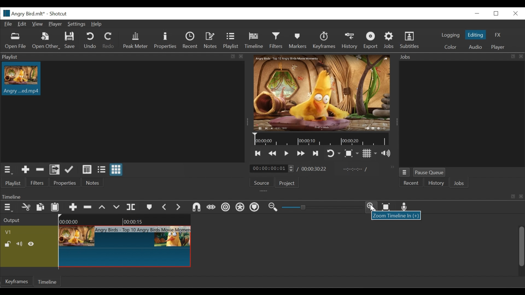 This screenshot has height=295, width=525. Describe the element at coordinates (87, 170) in the screenshot. I see `View as detail` at that location.